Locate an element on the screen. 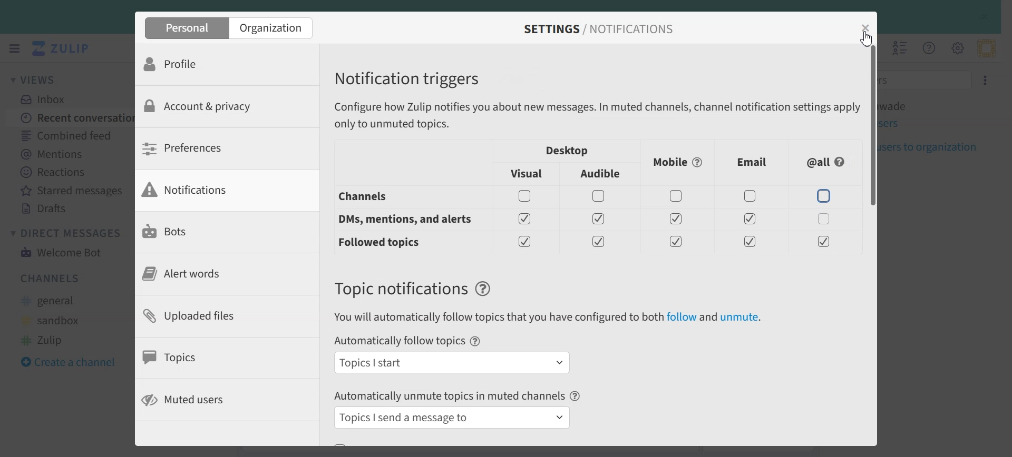 Image resolution: width=1012 pixels, height=457 pixels. Inbox is located at coordinates (48, 99).